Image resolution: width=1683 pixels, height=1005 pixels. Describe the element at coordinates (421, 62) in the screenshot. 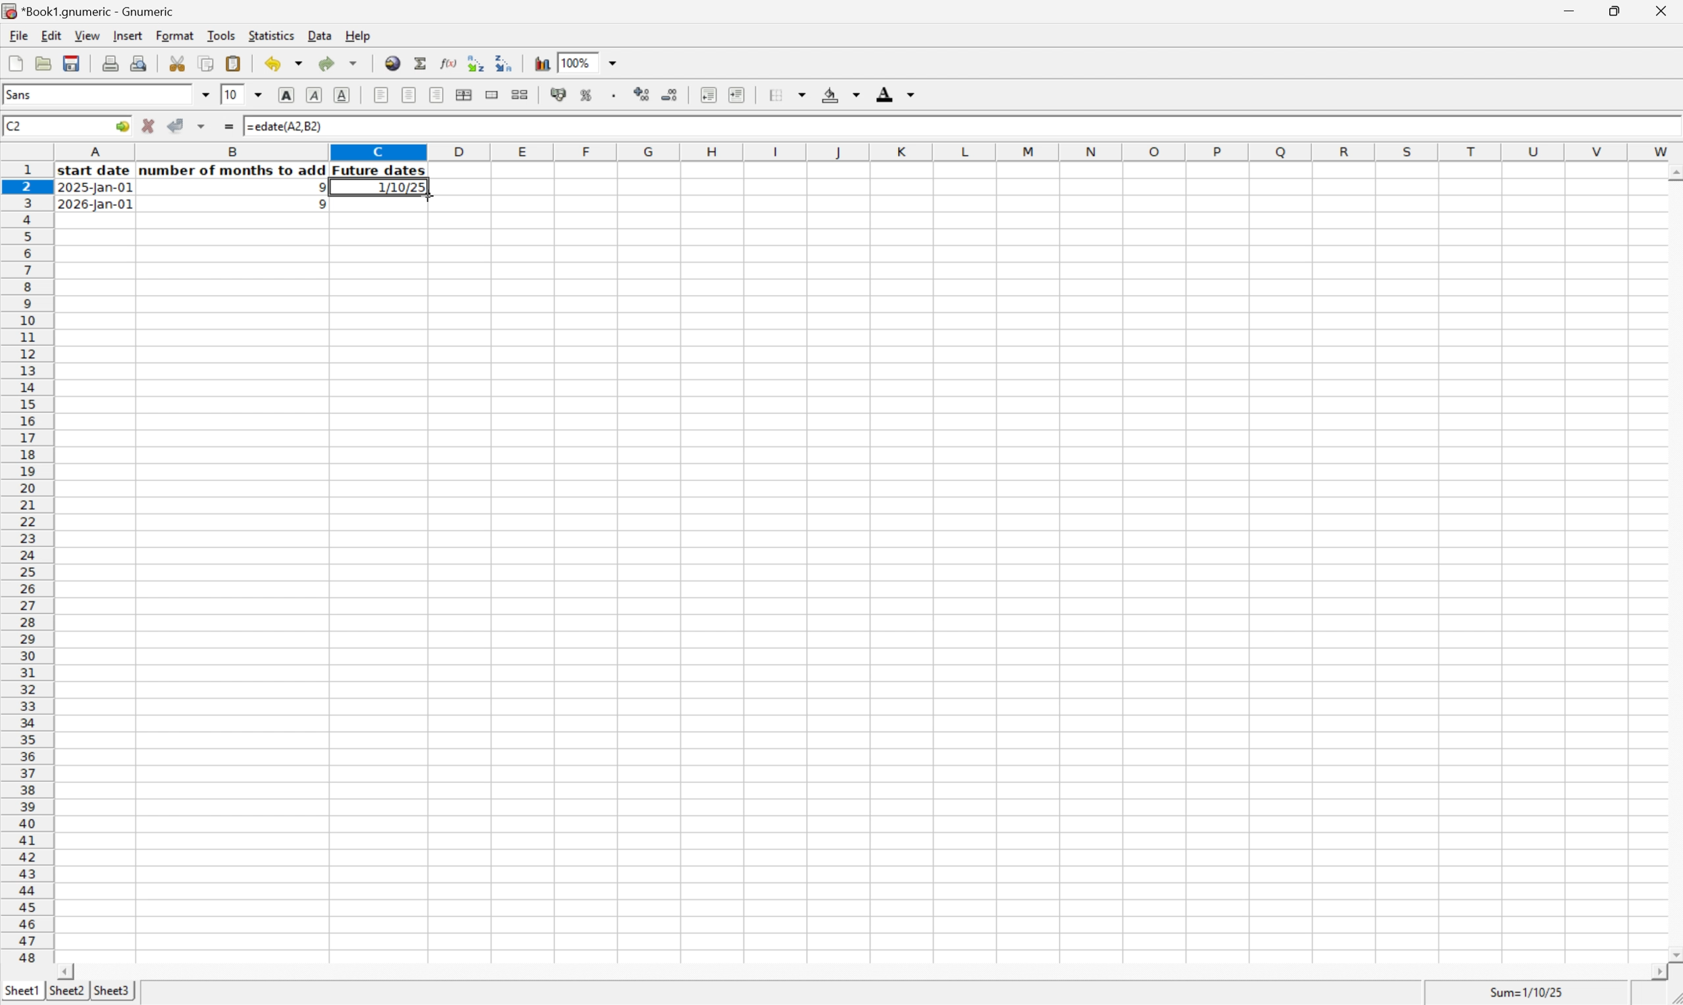

I see `Sum in current cell` at that location.